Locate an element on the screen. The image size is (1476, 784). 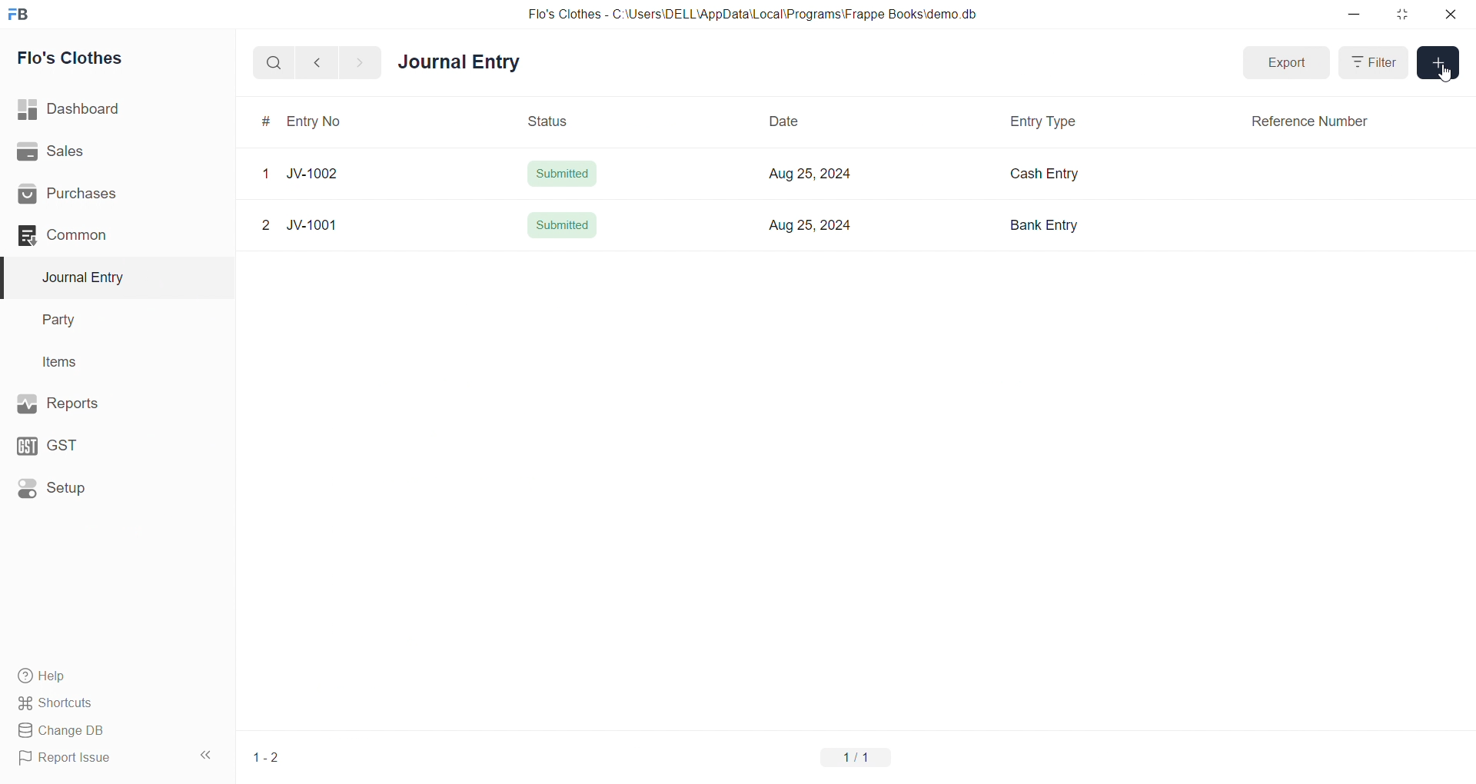
Submitted is located at coordinates (564, 222).